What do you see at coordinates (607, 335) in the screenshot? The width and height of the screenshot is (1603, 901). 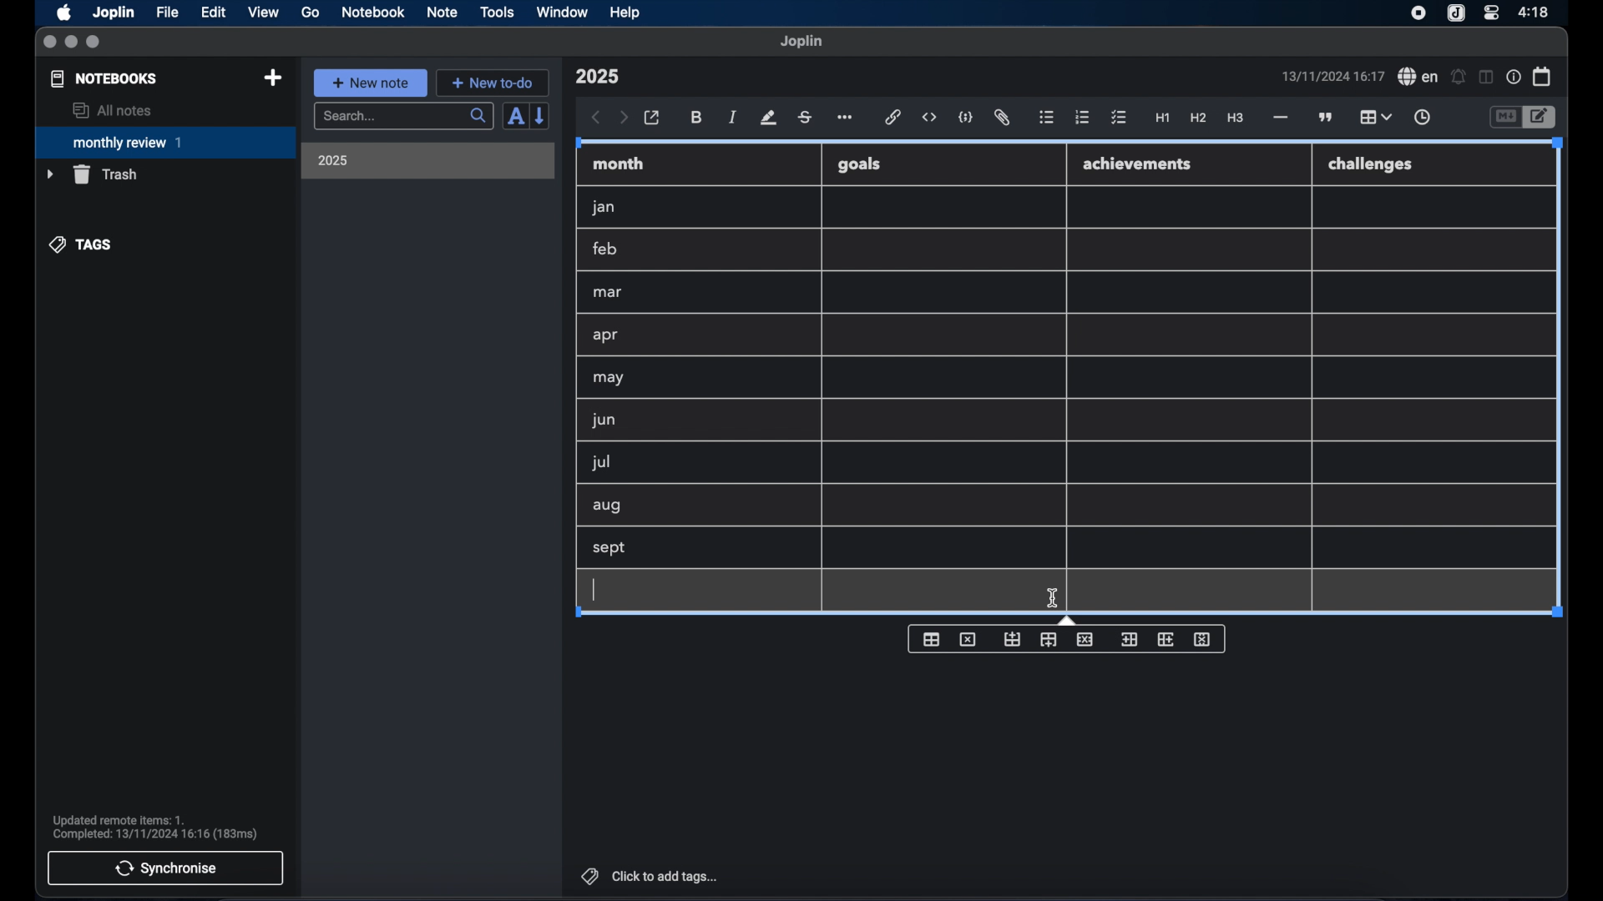 I see `apr` at bounding box center [607, 335].